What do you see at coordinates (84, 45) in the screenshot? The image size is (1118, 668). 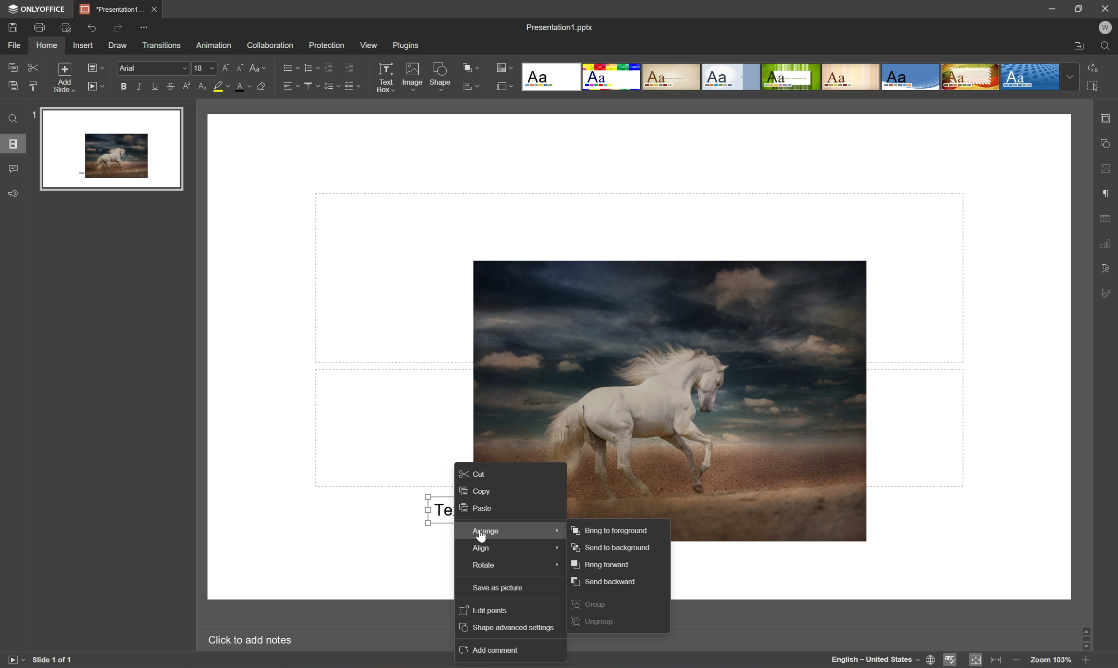 I see `Insert` at bounding box center [84, 45].